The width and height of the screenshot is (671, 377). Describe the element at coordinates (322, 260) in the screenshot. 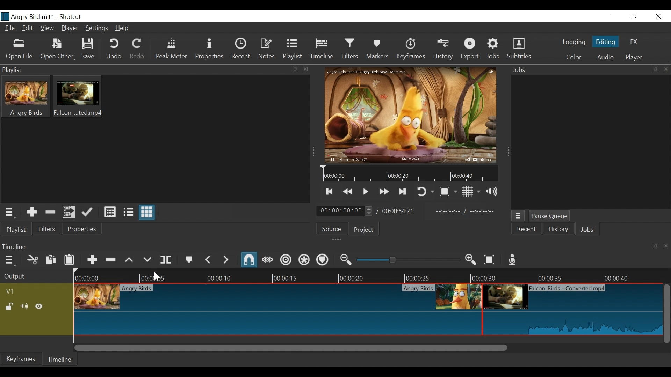

I see `Ripple markers` at that location.